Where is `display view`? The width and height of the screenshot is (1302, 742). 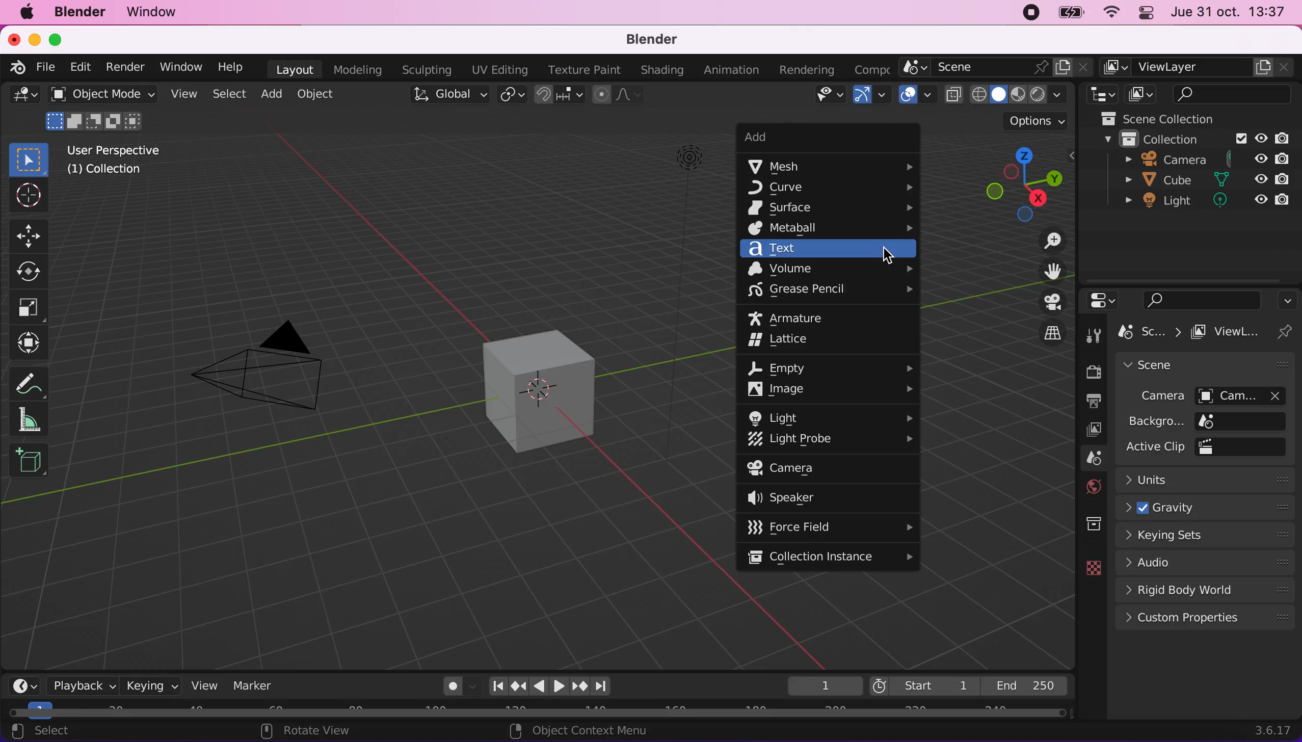
display view is located at coordinates (1145, 95).